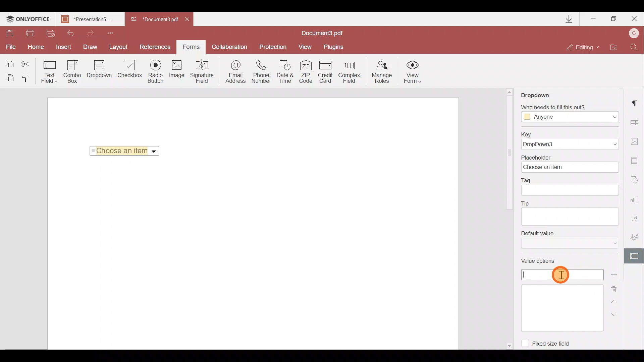 Image resolution: width=644 pixels, height=362 pixels. Describe the element at coordinates (203, 73) in the screenshot. I see `Signature field` at that location.